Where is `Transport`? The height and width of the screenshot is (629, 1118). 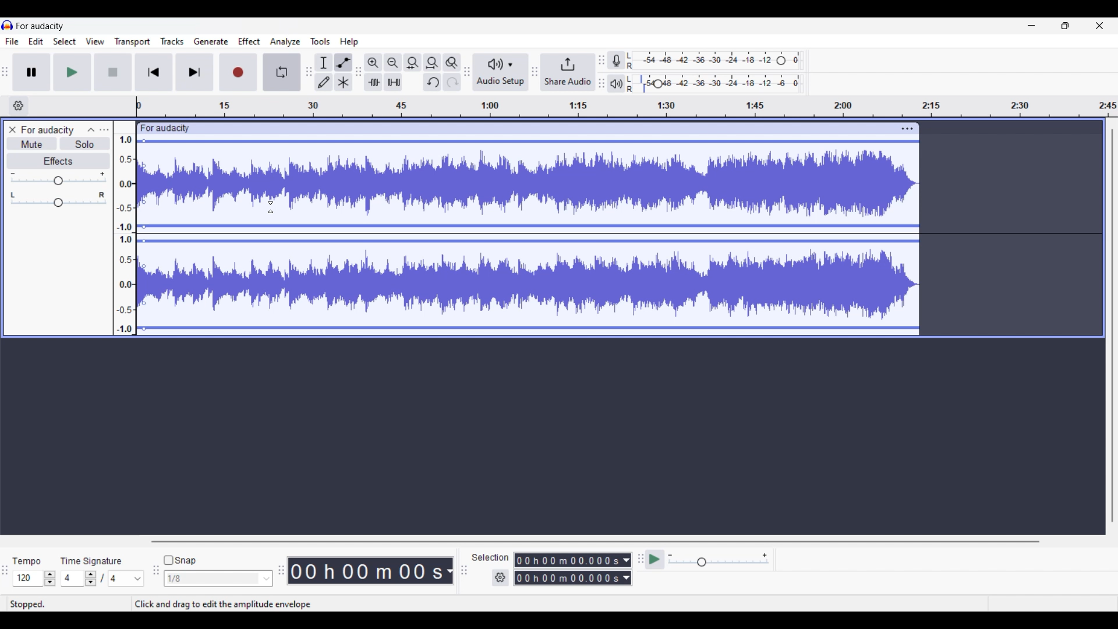
Transport is located at coordinates (132, 42).